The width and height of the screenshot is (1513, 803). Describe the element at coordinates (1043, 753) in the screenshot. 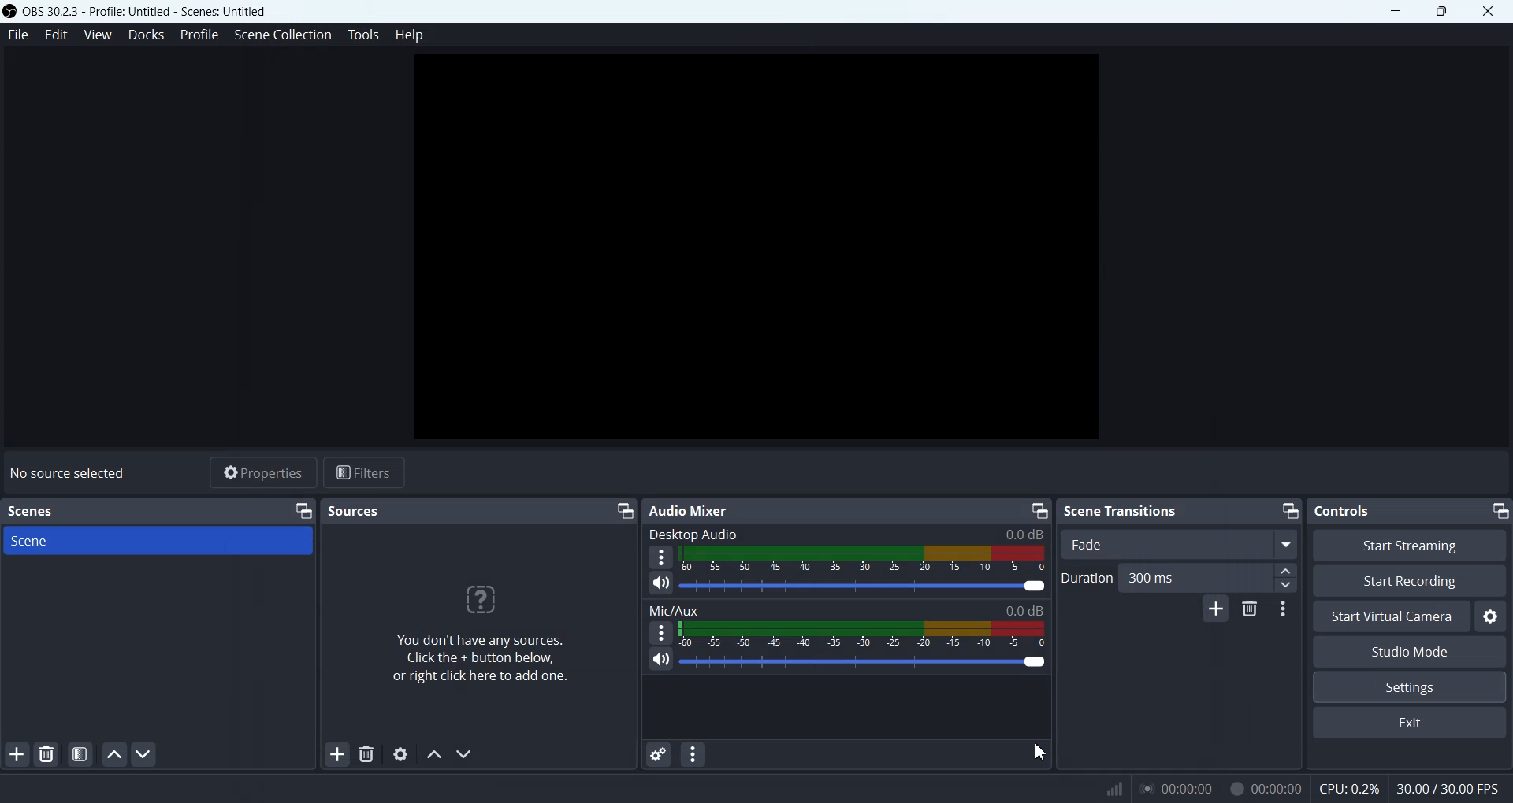

I see `Cursor` at that location.